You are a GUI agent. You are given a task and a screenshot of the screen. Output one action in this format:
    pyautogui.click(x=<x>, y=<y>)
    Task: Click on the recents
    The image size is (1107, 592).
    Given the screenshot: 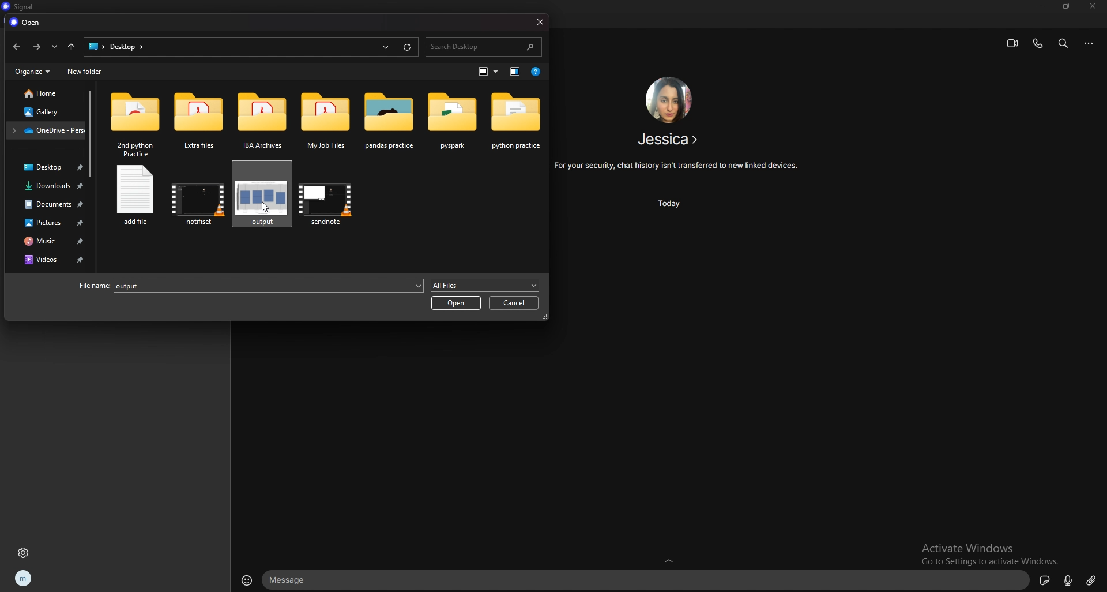 What is the action you would take?
    pyautogui.click(x=386, y=47)
    